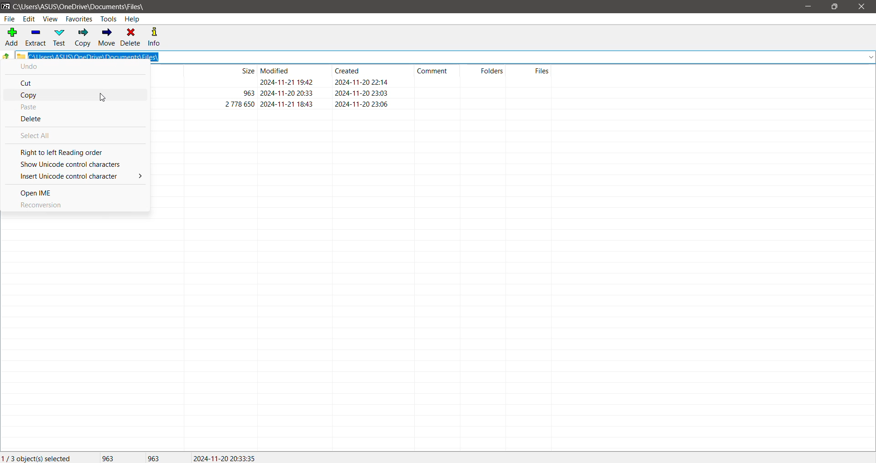 The image size is (876, 463). I want to click on Total Size of selected file(s), so click(108, 457).